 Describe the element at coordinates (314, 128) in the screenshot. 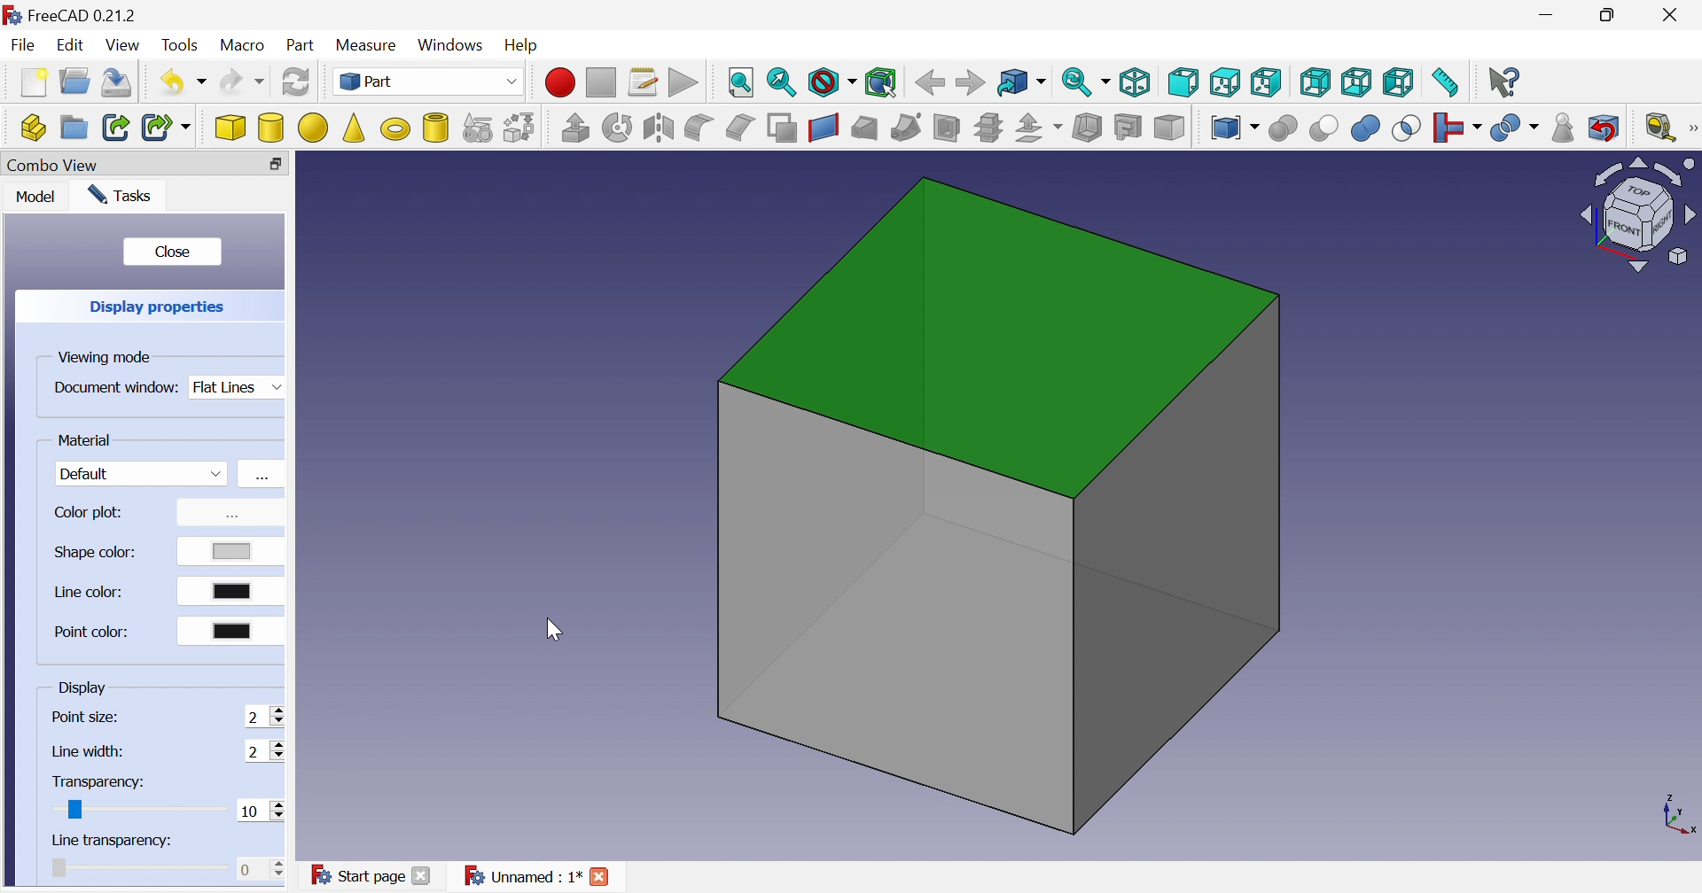

I see `Sphere` at that location.